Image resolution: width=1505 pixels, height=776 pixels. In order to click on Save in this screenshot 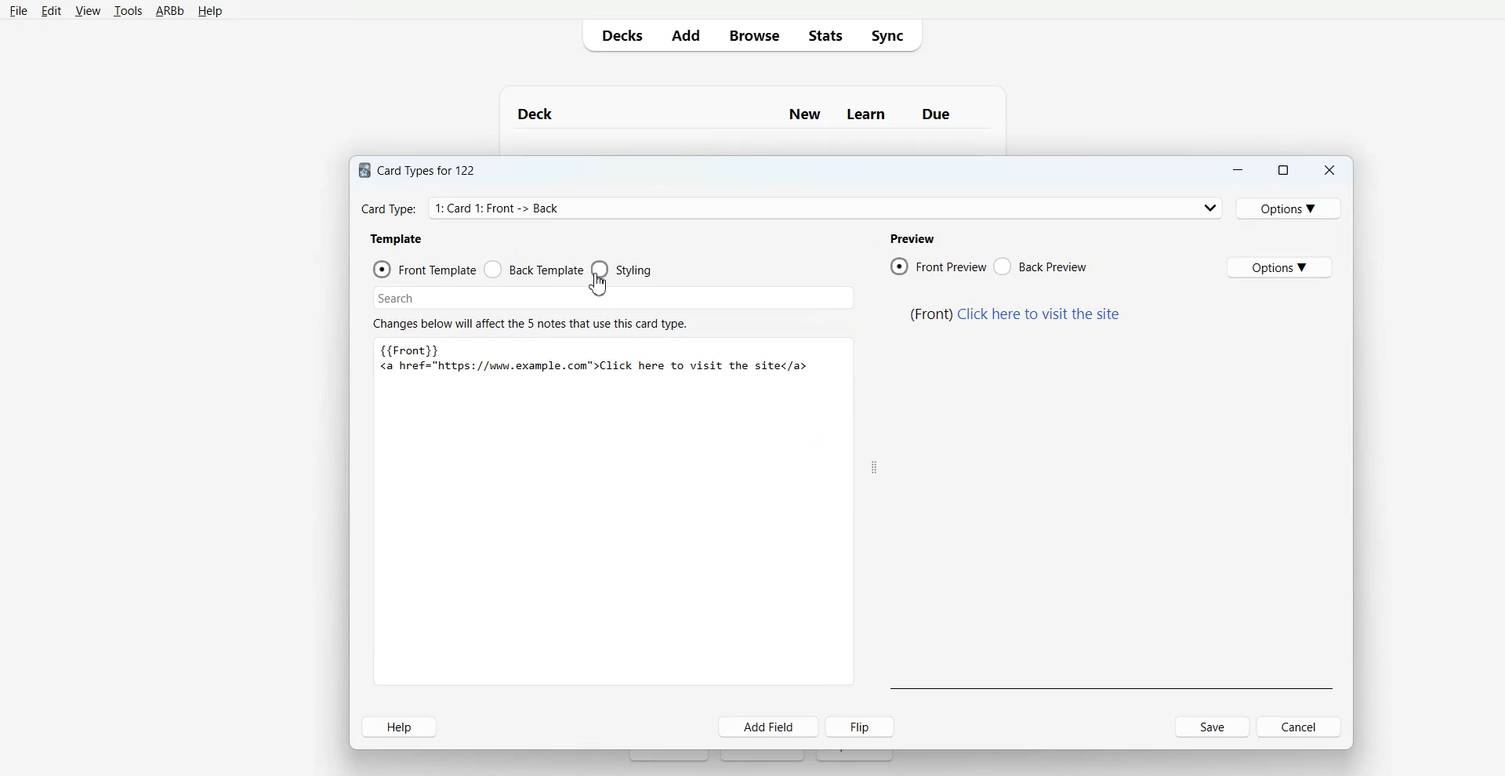, I will do `click(1213, 727)`.